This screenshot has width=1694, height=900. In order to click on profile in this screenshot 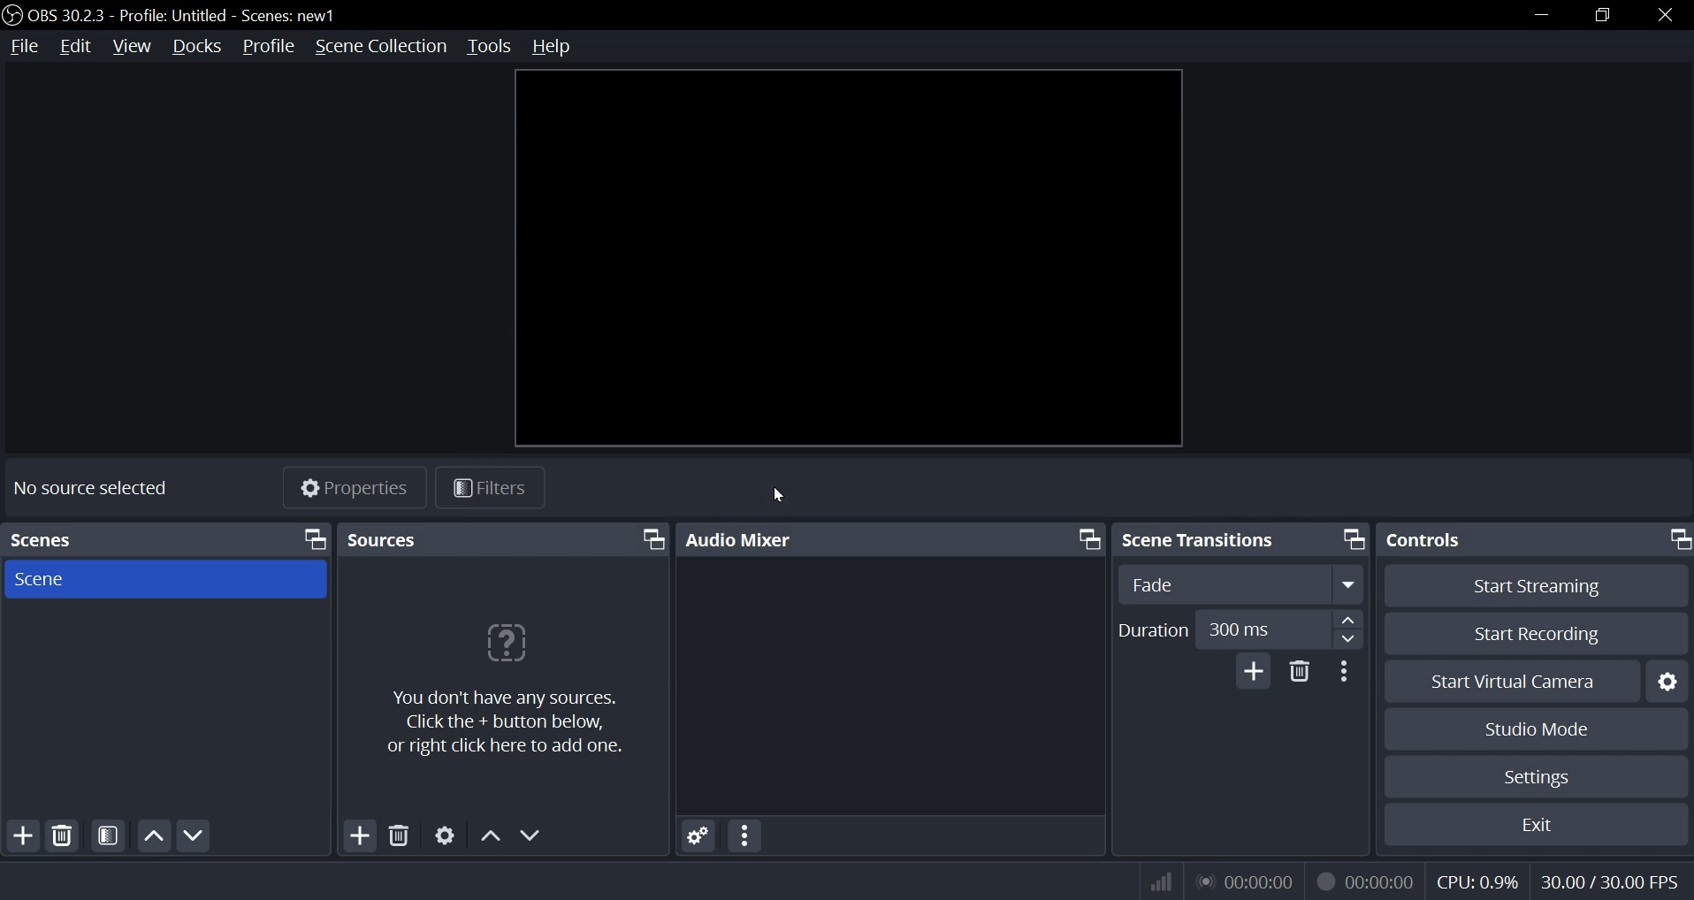, I will do `click(266, 47)`.